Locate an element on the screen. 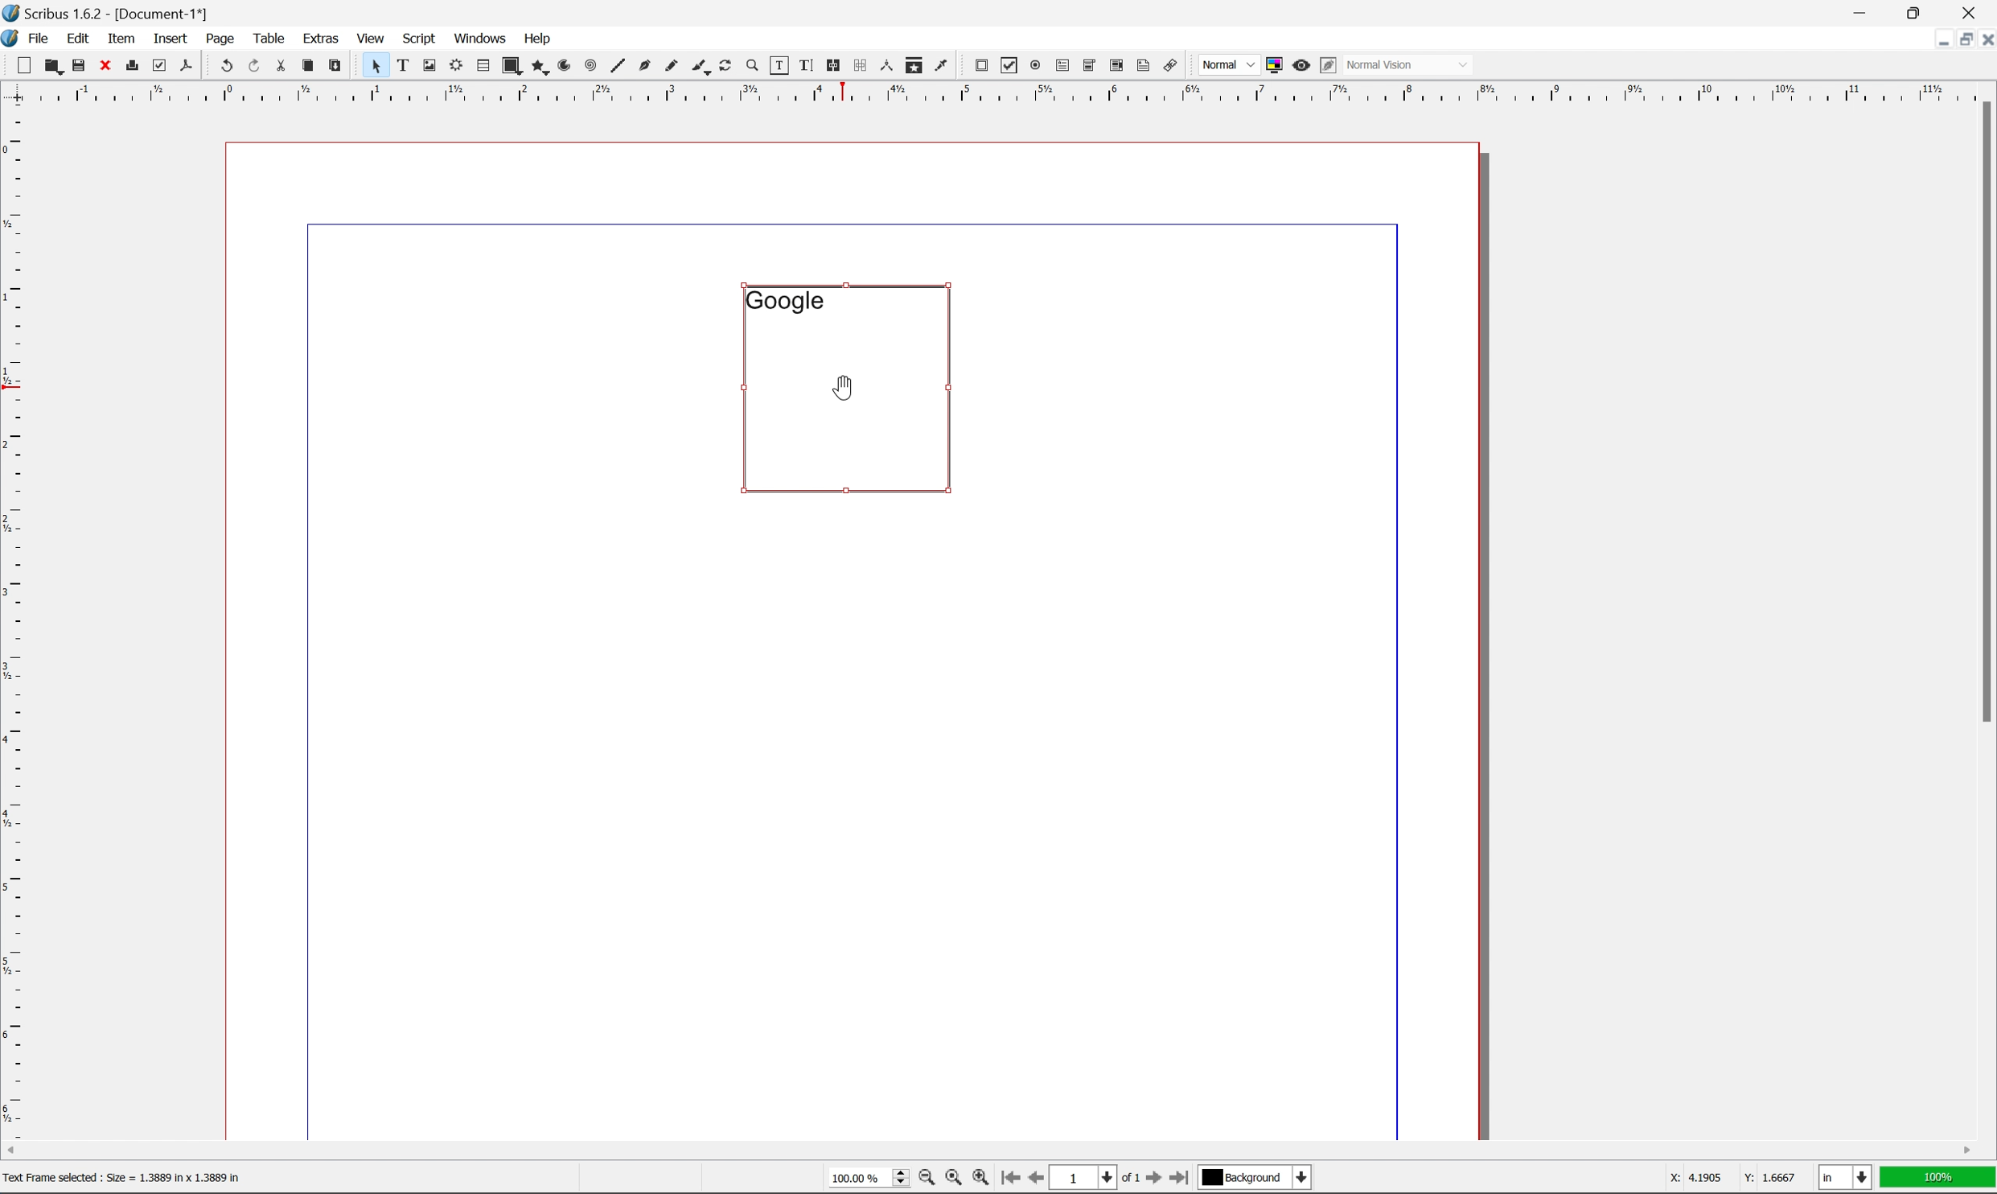  pdf checkbox is located at coordinates (1005, 67).